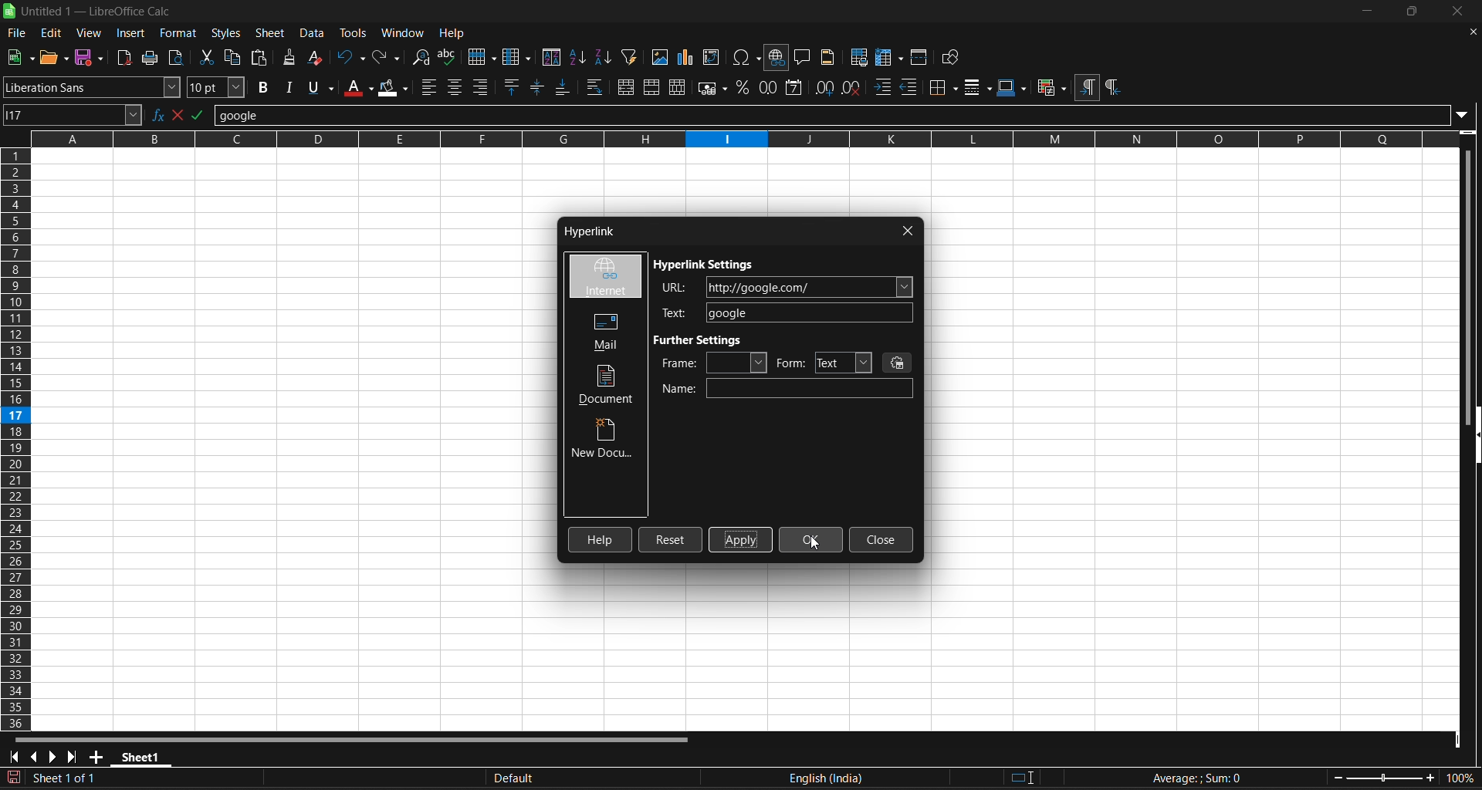 The width and height of the screenshot is (1482, 790). What do you see at coordinates (263, 87) in the screenshot?
I see `bold` at bounding box center [263, 87].